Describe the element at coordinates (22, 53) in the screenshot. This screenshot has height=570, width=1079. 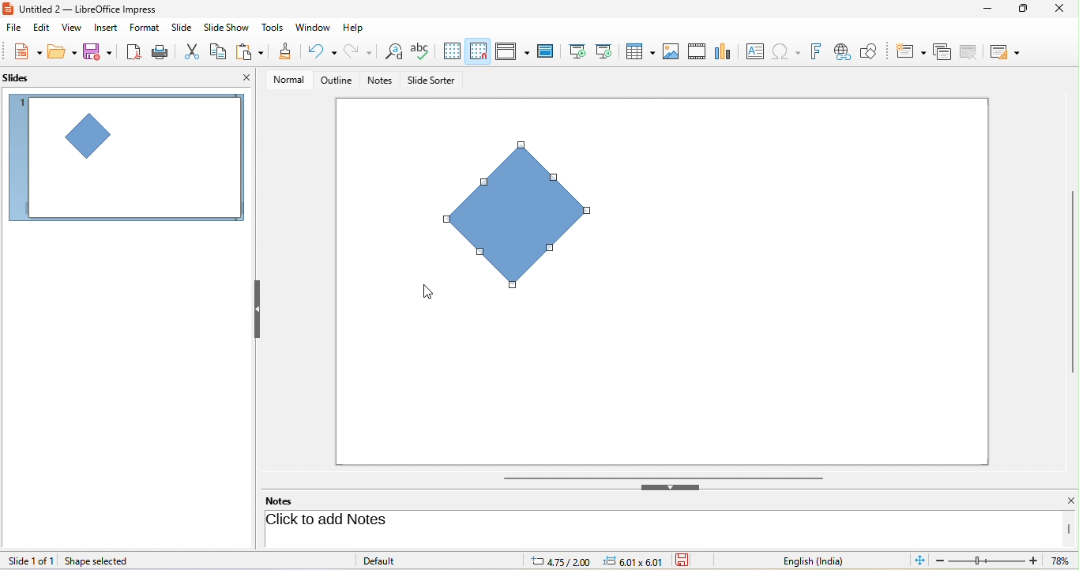
I see `new` at that location.